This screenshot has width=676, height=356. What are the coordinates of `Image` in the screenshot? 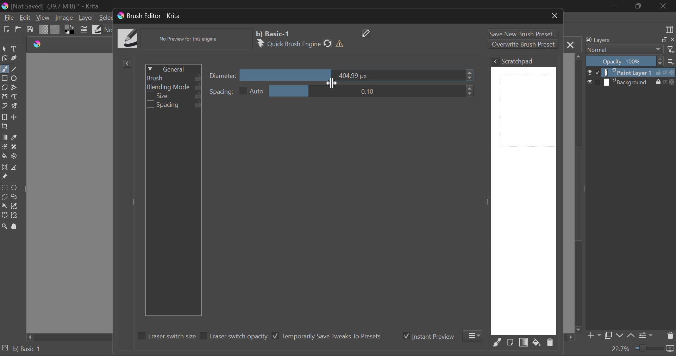 It's located at (65, 18).